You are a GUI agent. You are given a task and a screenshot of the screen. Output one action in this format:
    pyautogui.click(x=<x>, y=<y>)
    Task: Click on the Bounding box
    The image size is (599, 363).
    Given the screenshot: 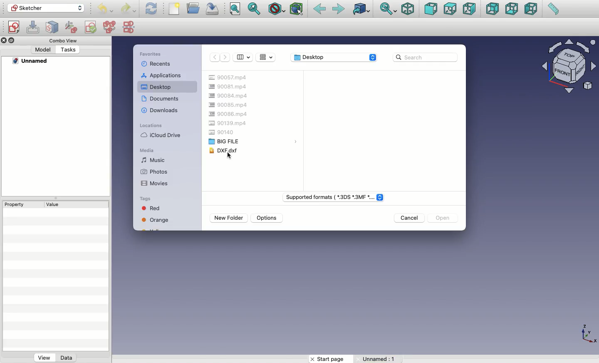 What is the action you would take?
    pyautogui.click(x=297, y=9)
    